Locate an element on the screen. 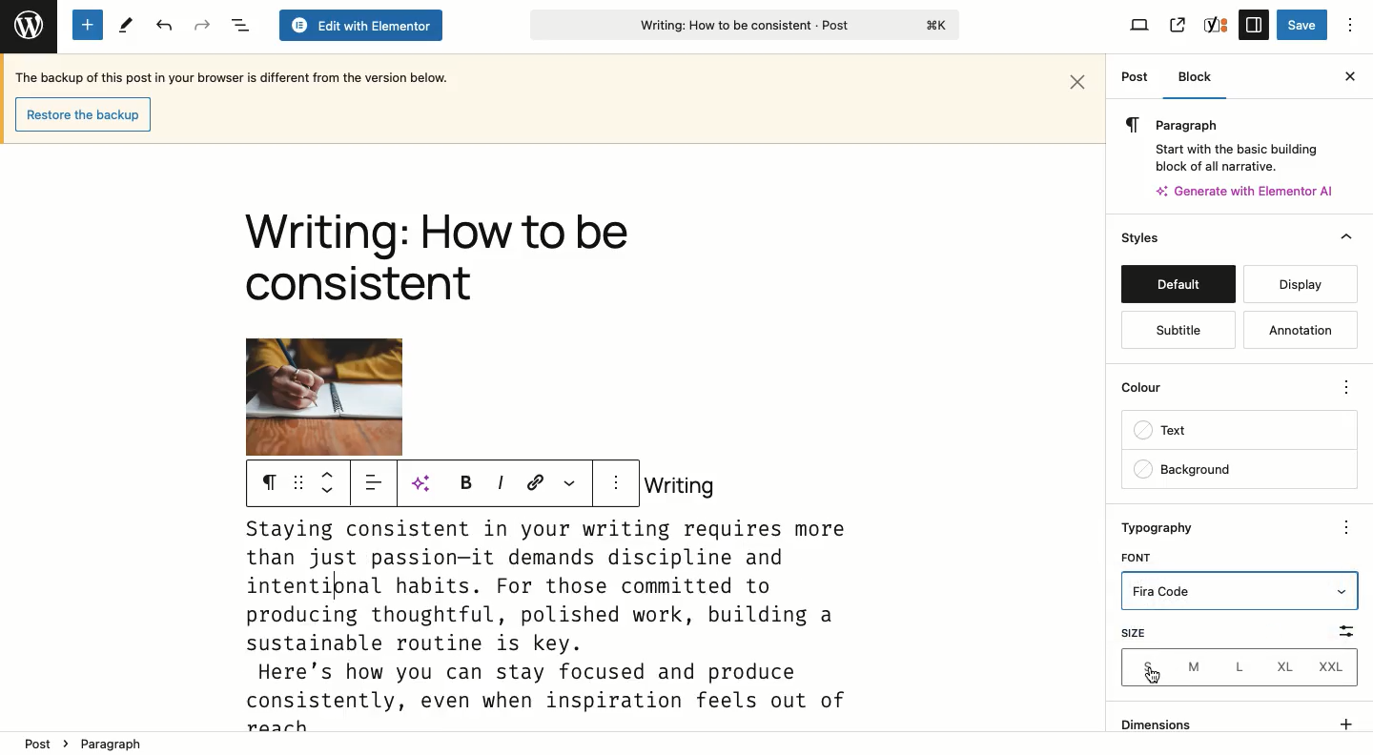 This screenshot has height=755, width=1373. Start with the basic building block of all  narrative. is located at coordinates (1235, 154).